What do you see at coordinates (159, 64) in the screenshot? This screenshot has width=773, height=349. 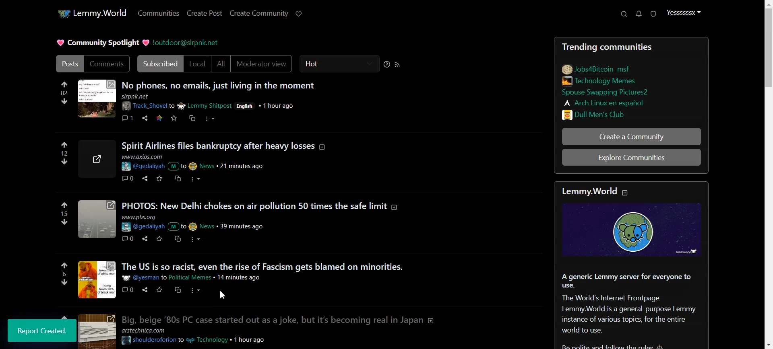 I see `Subscribed` at bounding box center [159, 64].